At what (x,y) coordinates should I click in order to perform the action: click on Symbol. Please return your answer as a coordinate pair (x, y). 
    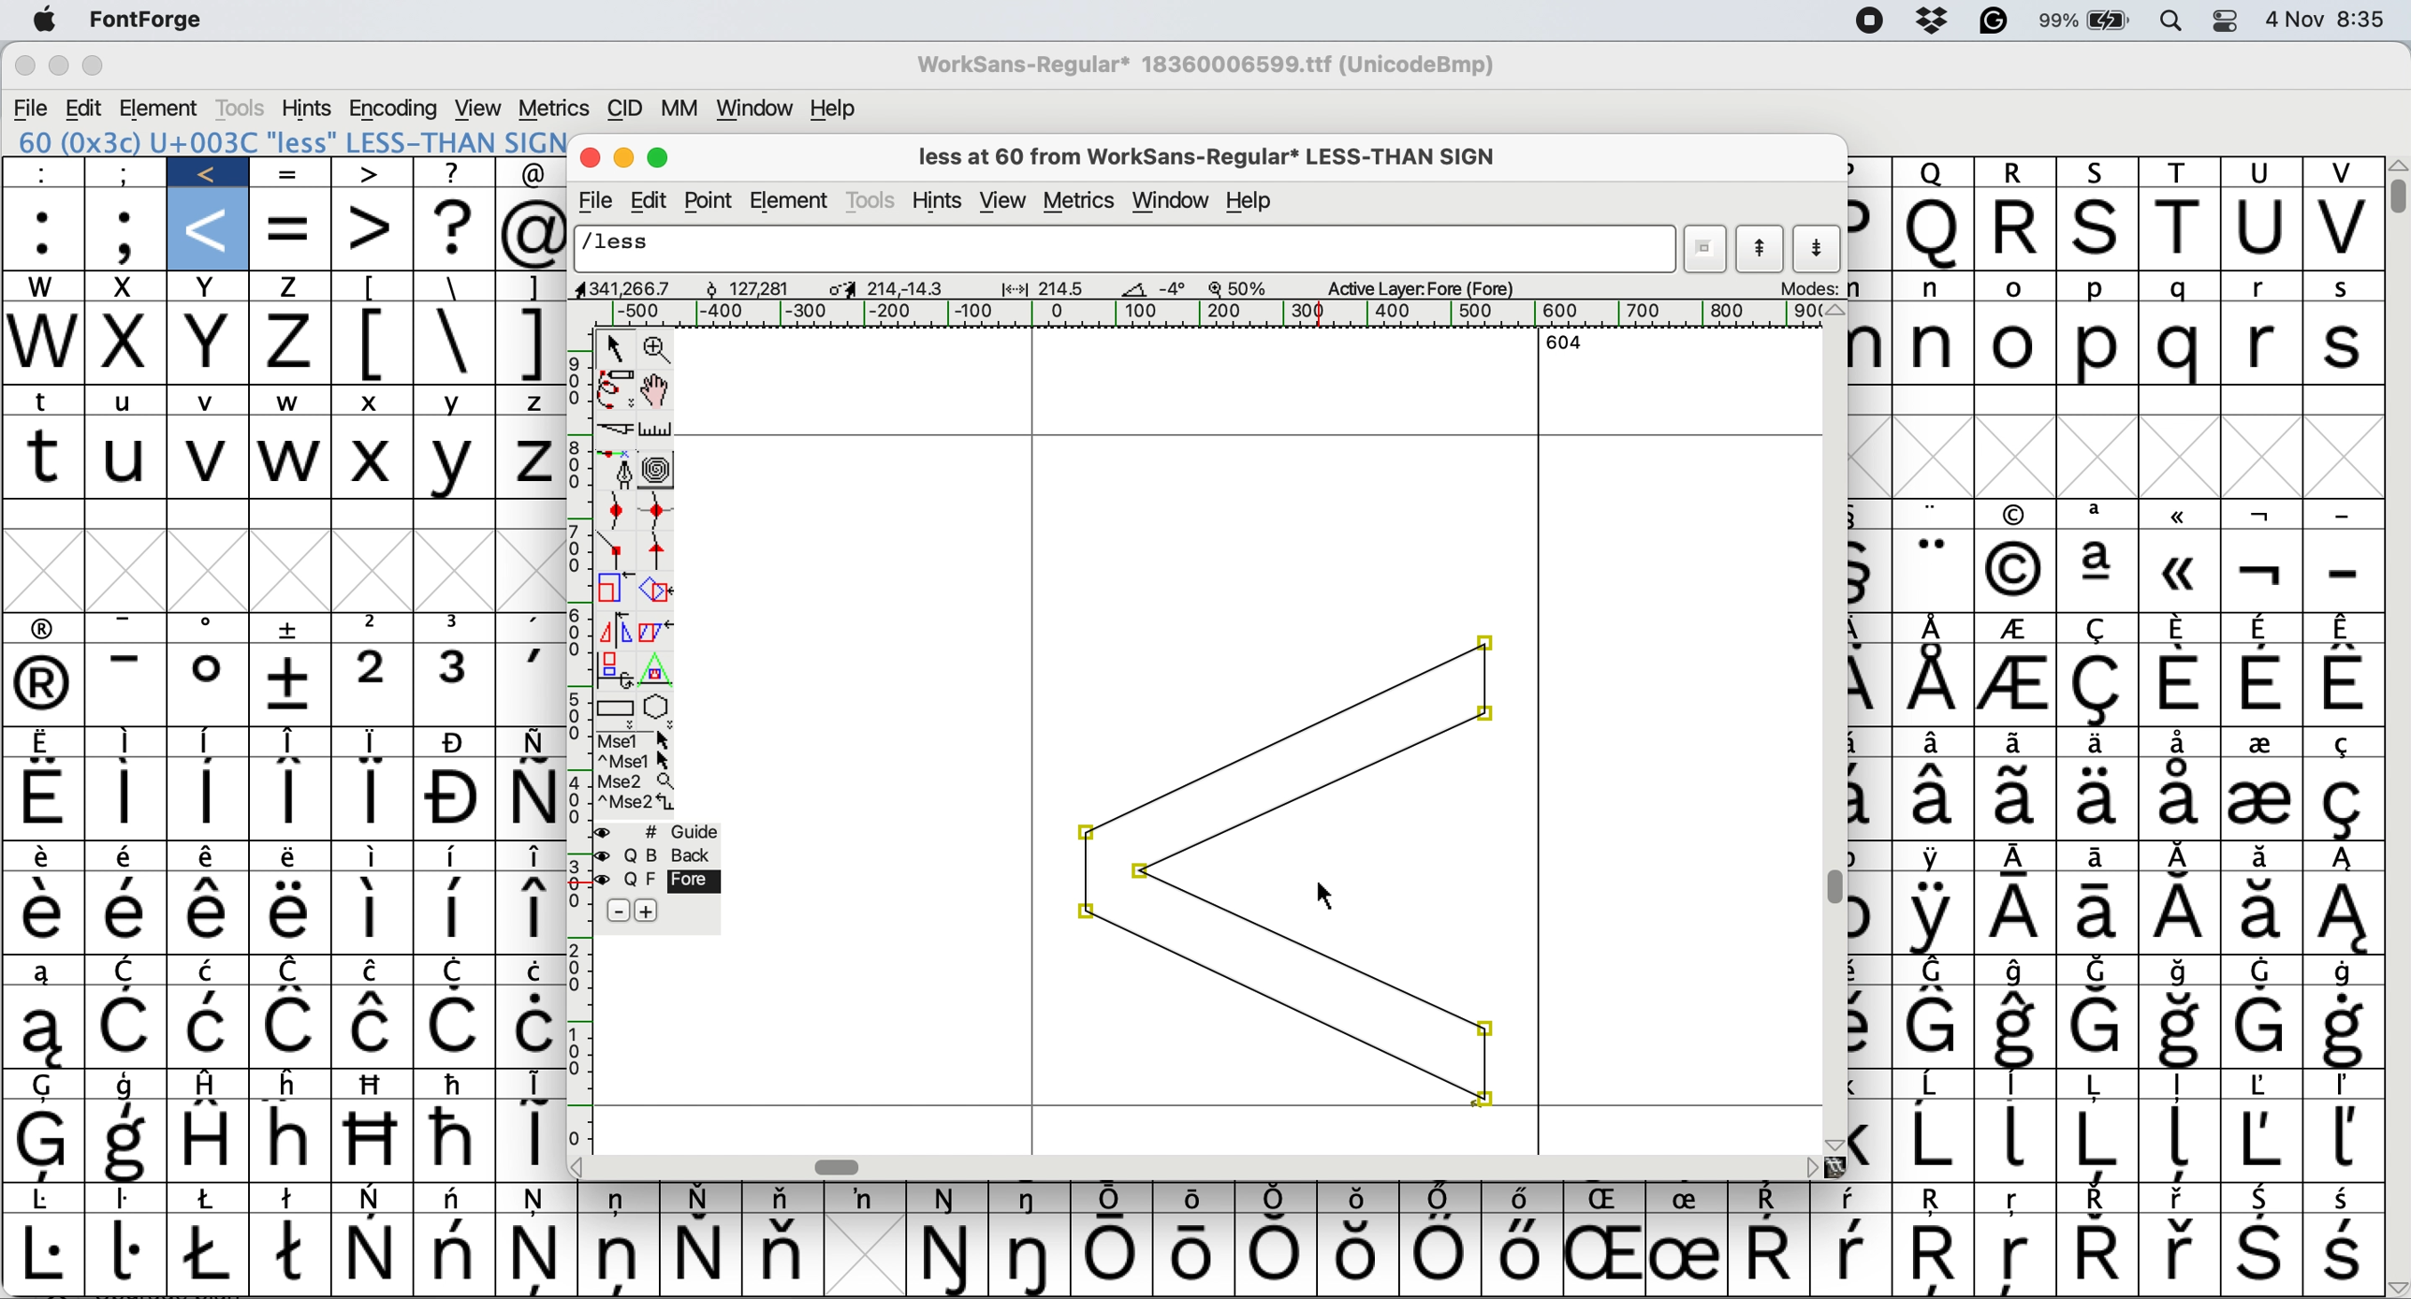
    Looking at the image, I should click on (1521, 1254).